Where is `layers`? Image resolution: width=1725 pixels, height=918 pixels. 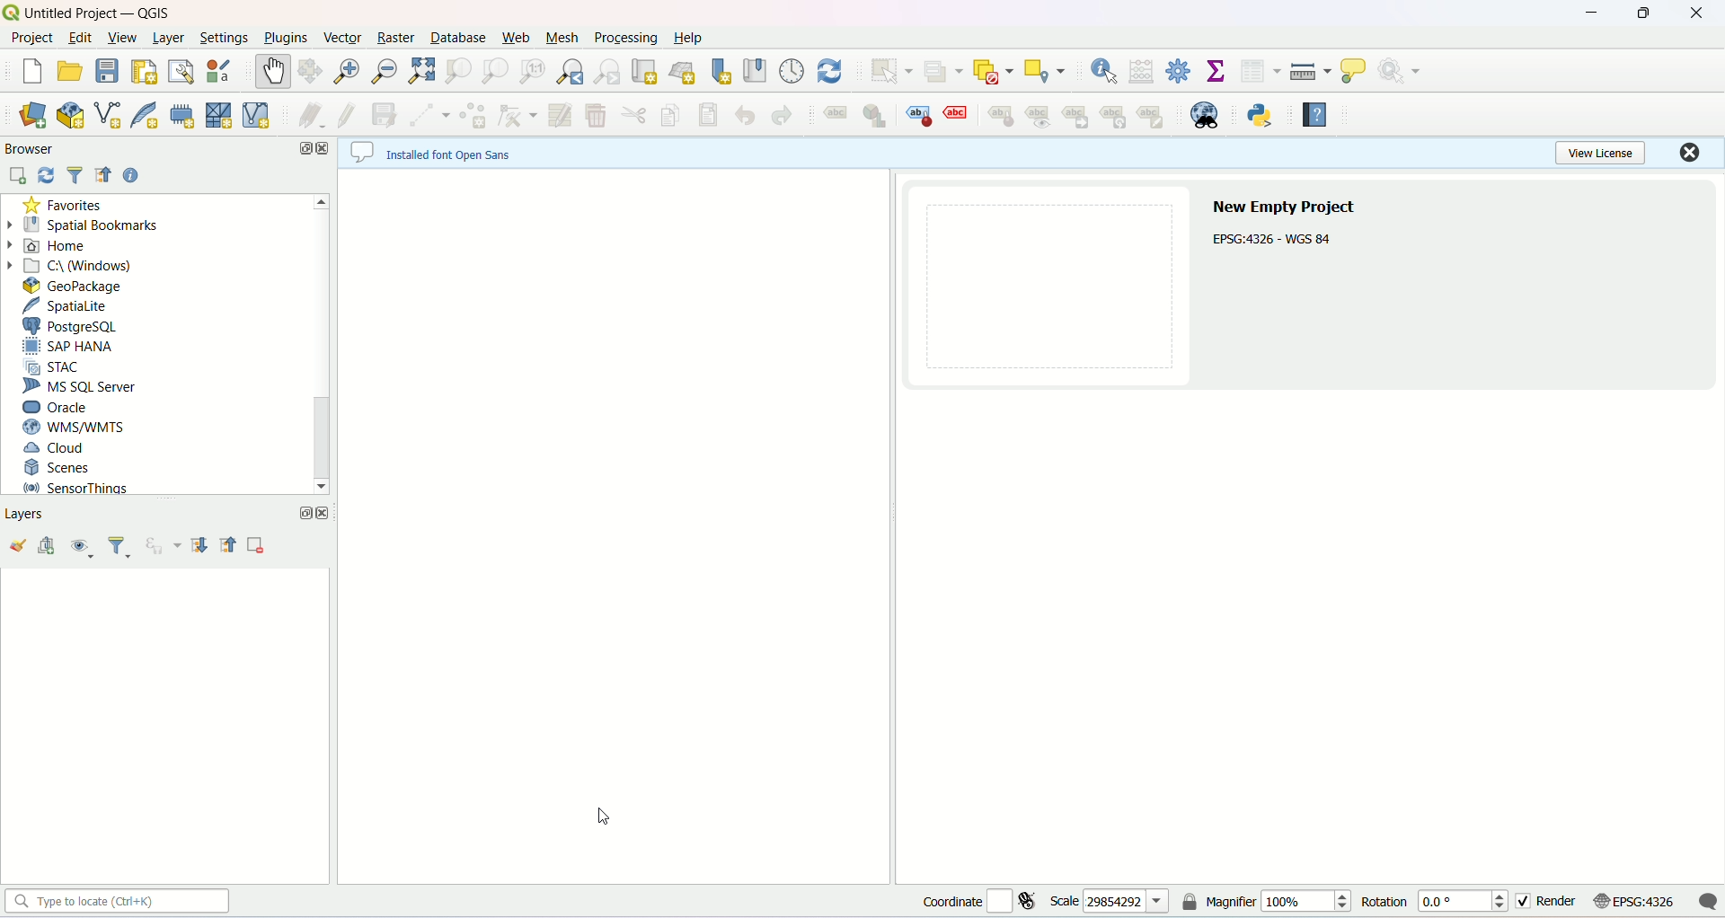
layers is located at coordinates (39, 513).